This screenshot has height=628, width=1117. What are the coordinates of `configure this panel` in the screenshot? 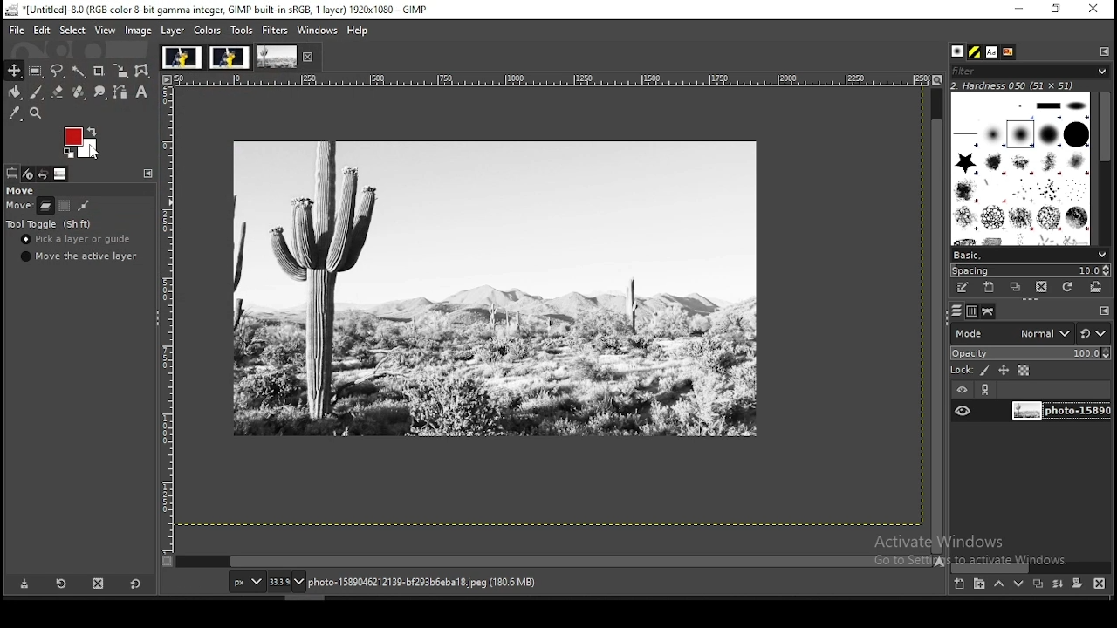 It's located at (148, 174).